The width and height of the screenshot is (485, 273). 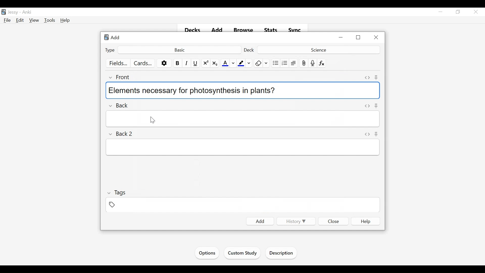 I want to click on Subscript, so click(x=214, y=63).